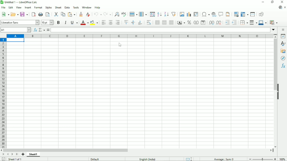 Image resolution: width=287 pixels, height=161 pixels. What do you see at coordinates (273, 2) in the screenshot?
I see `Restore down` at bounding box center [273, 2].